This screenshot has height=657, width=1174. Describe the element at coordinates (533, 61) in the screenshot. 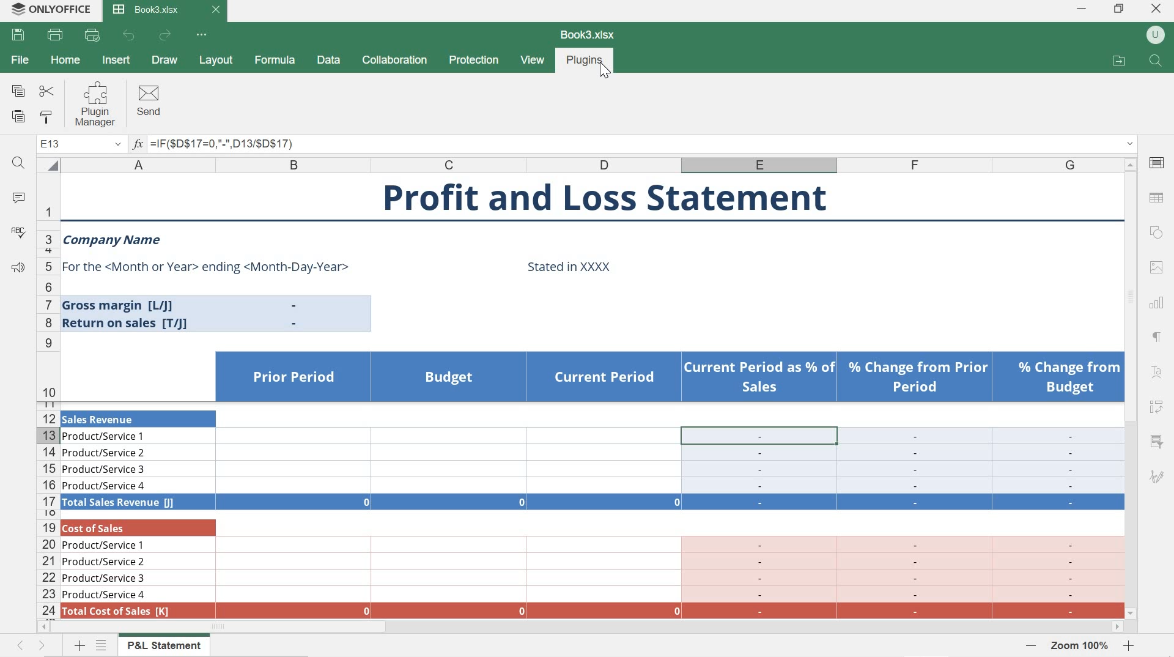

I see `view` at that location.